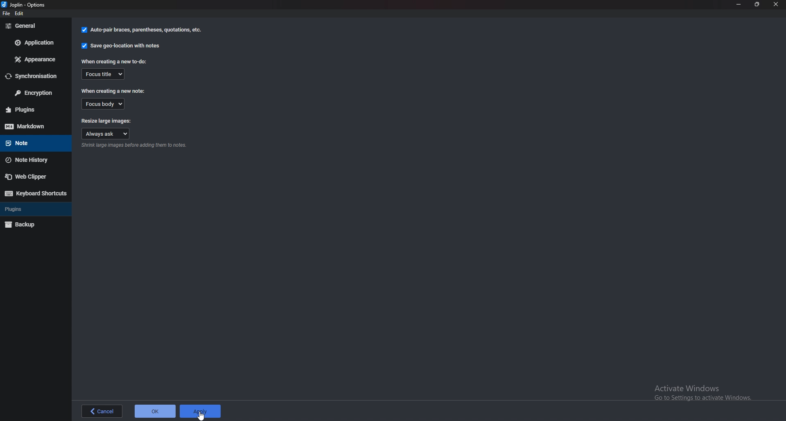 This screenshot has width=786, height=421. Describe the element at coordinates (25, 5) in the screenshot. I see `options` at that location.